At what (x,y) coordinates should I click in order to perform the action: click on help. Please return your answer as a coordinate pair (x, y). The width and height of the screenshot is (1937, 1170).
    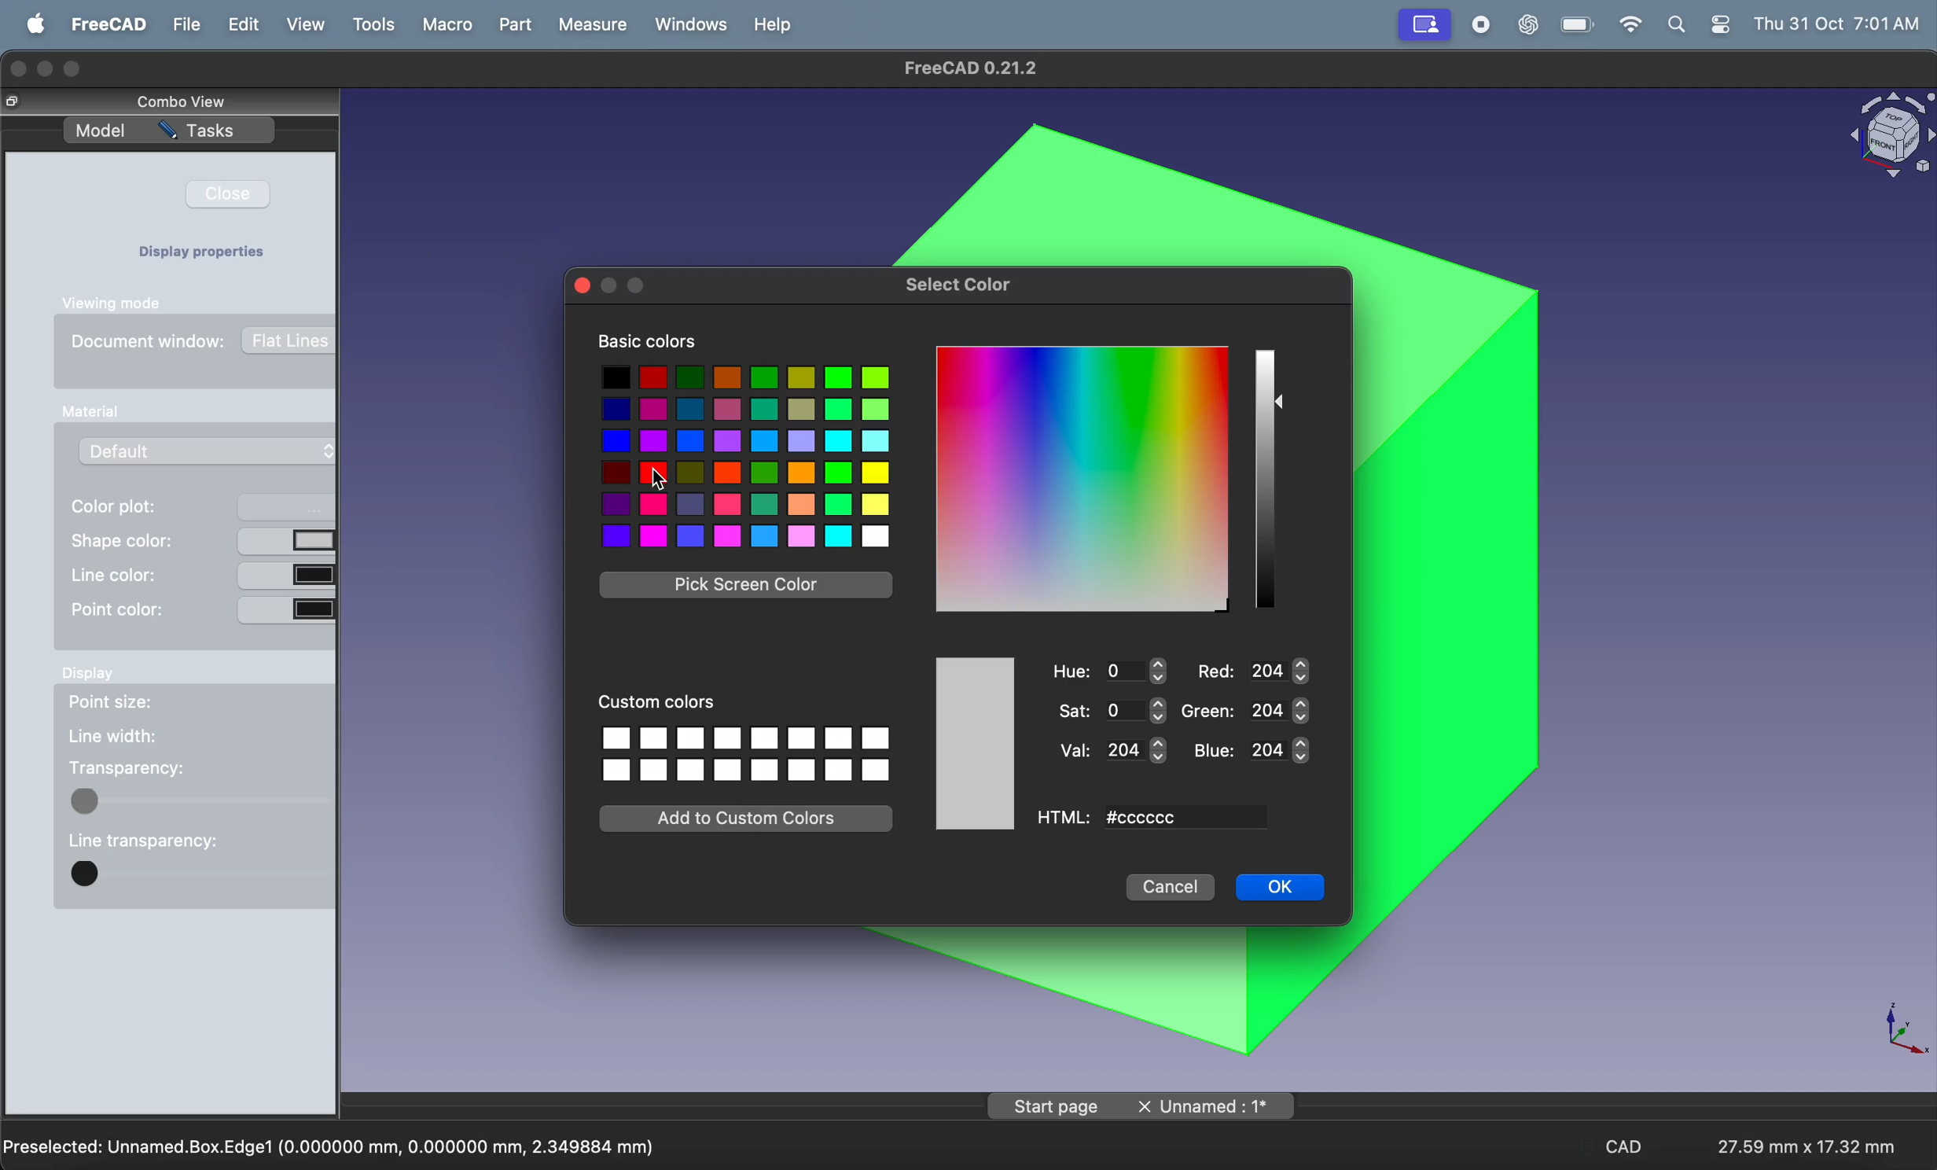
    Looking at the image, I should click on (772, 24).